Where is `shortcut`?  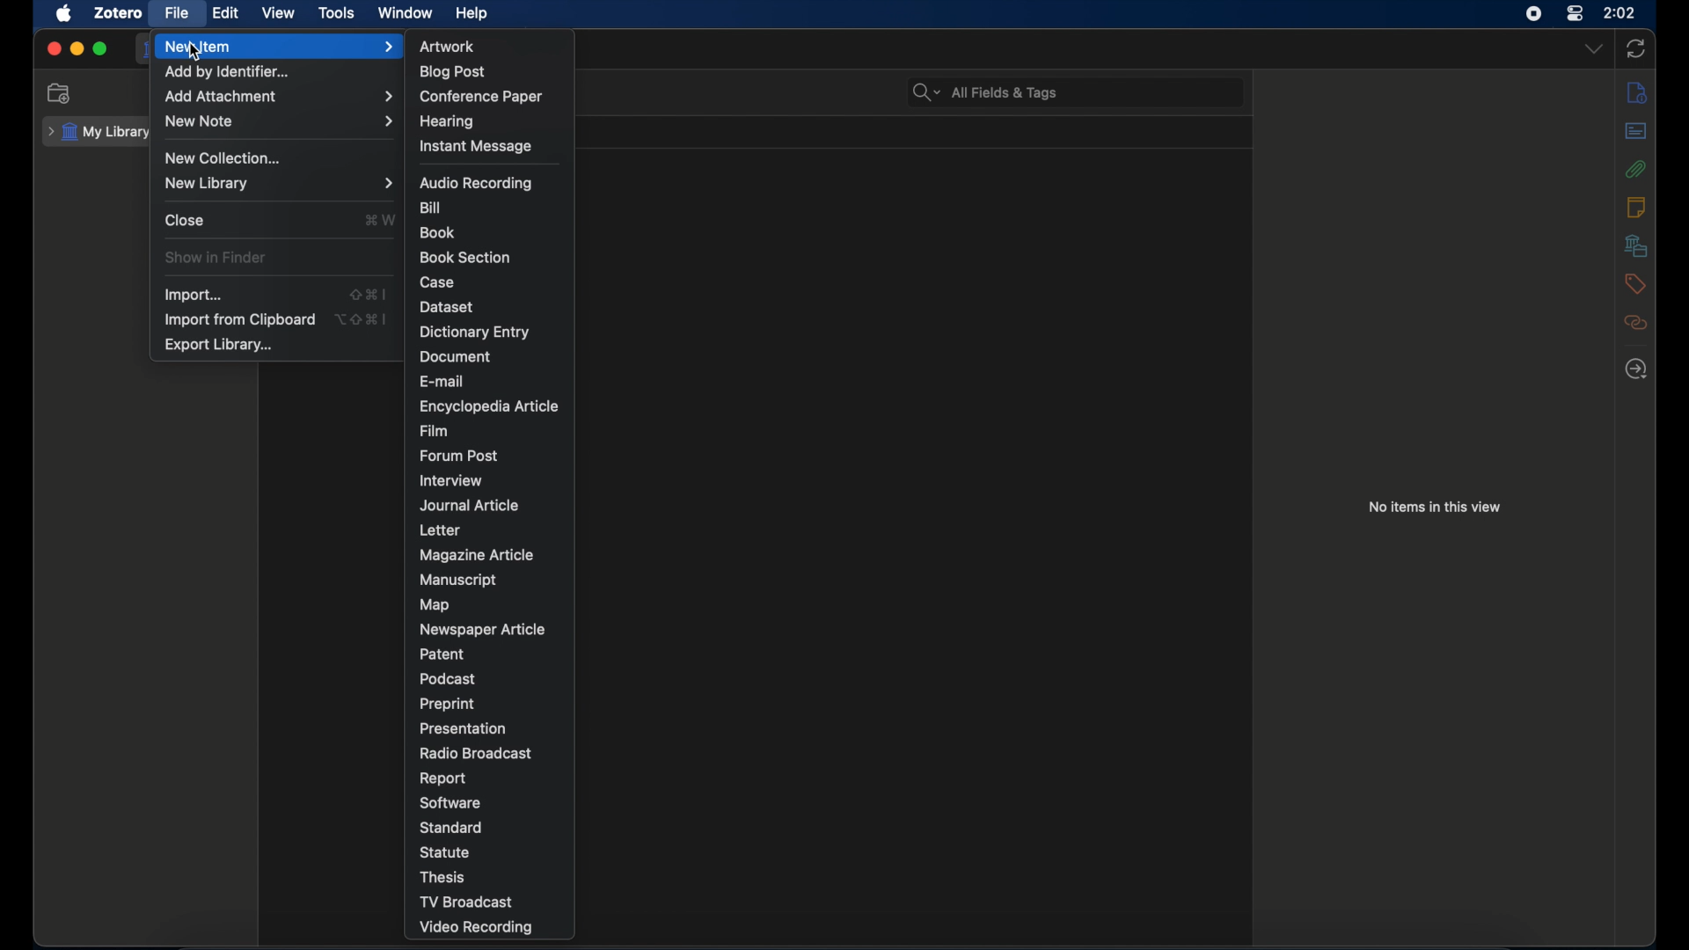 shortcut is located at coordinates (380, 220).